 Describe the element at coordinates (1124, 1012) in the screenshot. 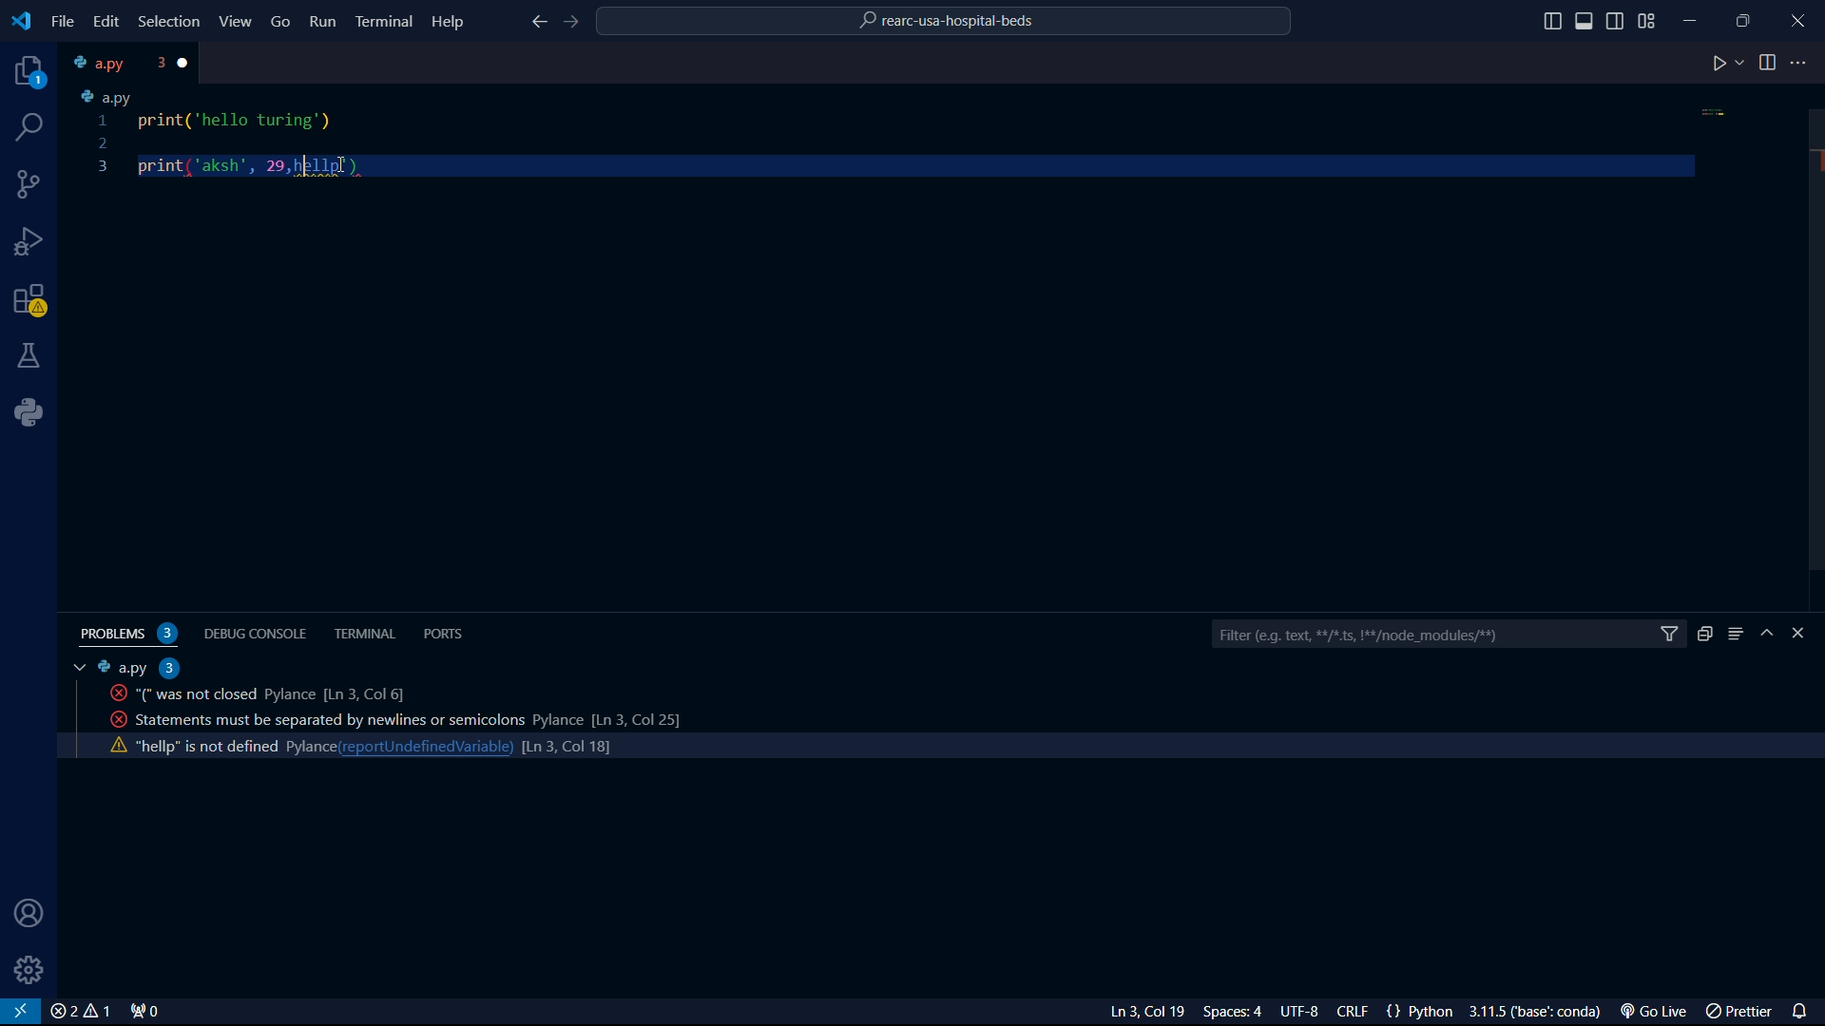

I see `Ln 3 Col 23` at that location.